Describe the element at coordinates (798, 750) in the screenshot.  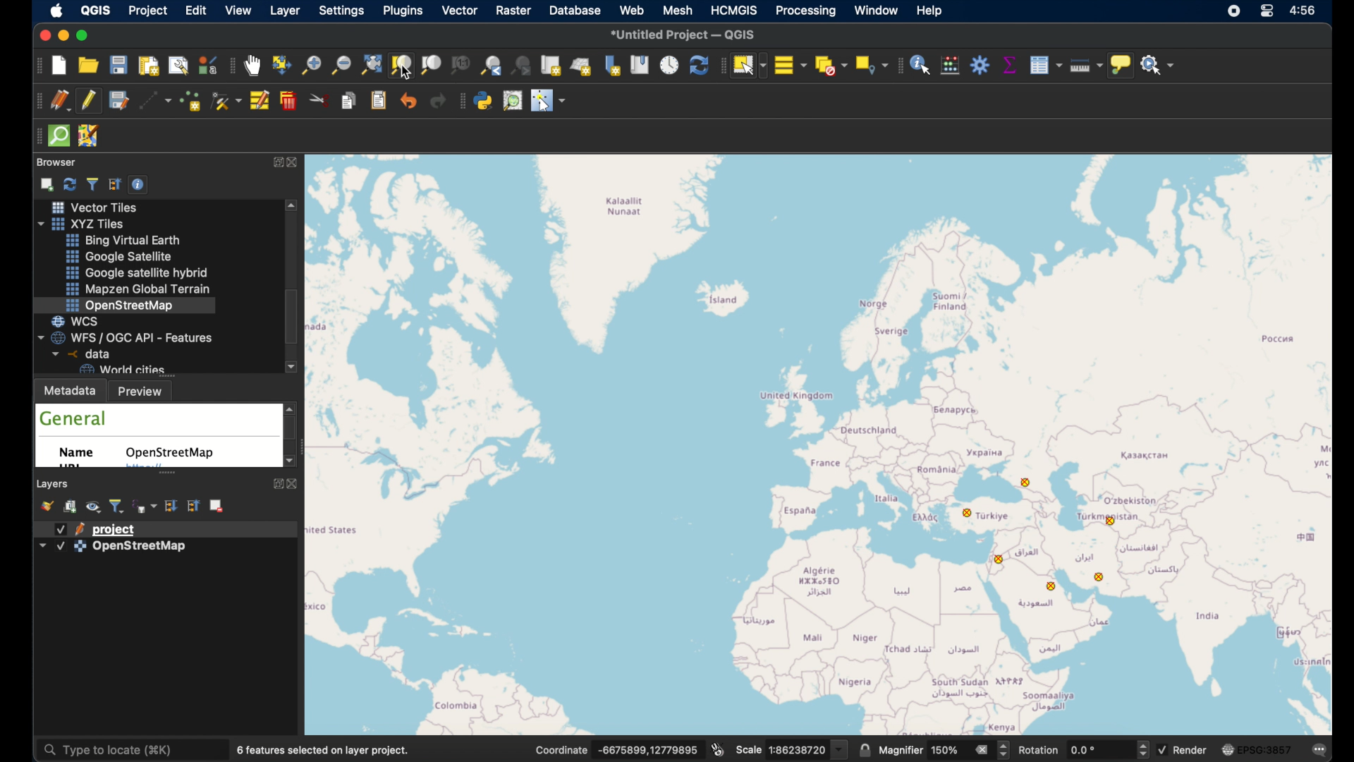
I see `Scale value` at that location.